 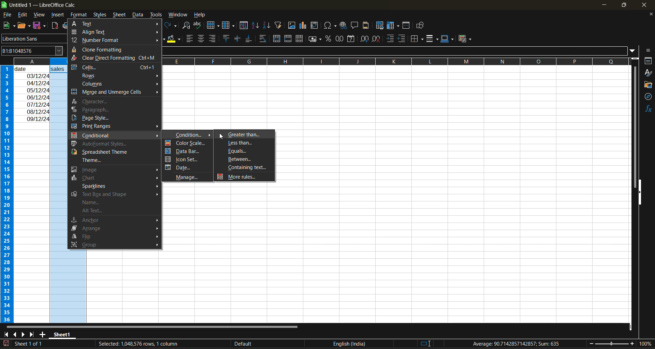 I want to click on delete decimal place, so click(x=376, y=40).